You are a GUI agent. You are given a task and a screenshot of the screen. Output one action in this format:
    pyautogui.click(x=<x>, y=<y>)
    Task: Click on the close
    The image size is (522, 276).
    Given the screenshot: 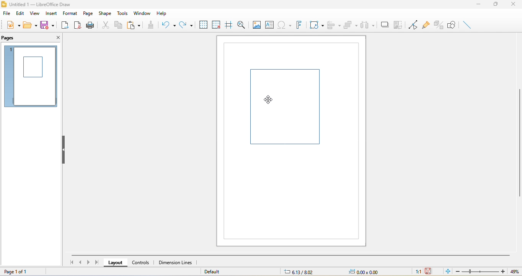 What is the action you would take?
    pyautogui.click(x=514, y=6)
    